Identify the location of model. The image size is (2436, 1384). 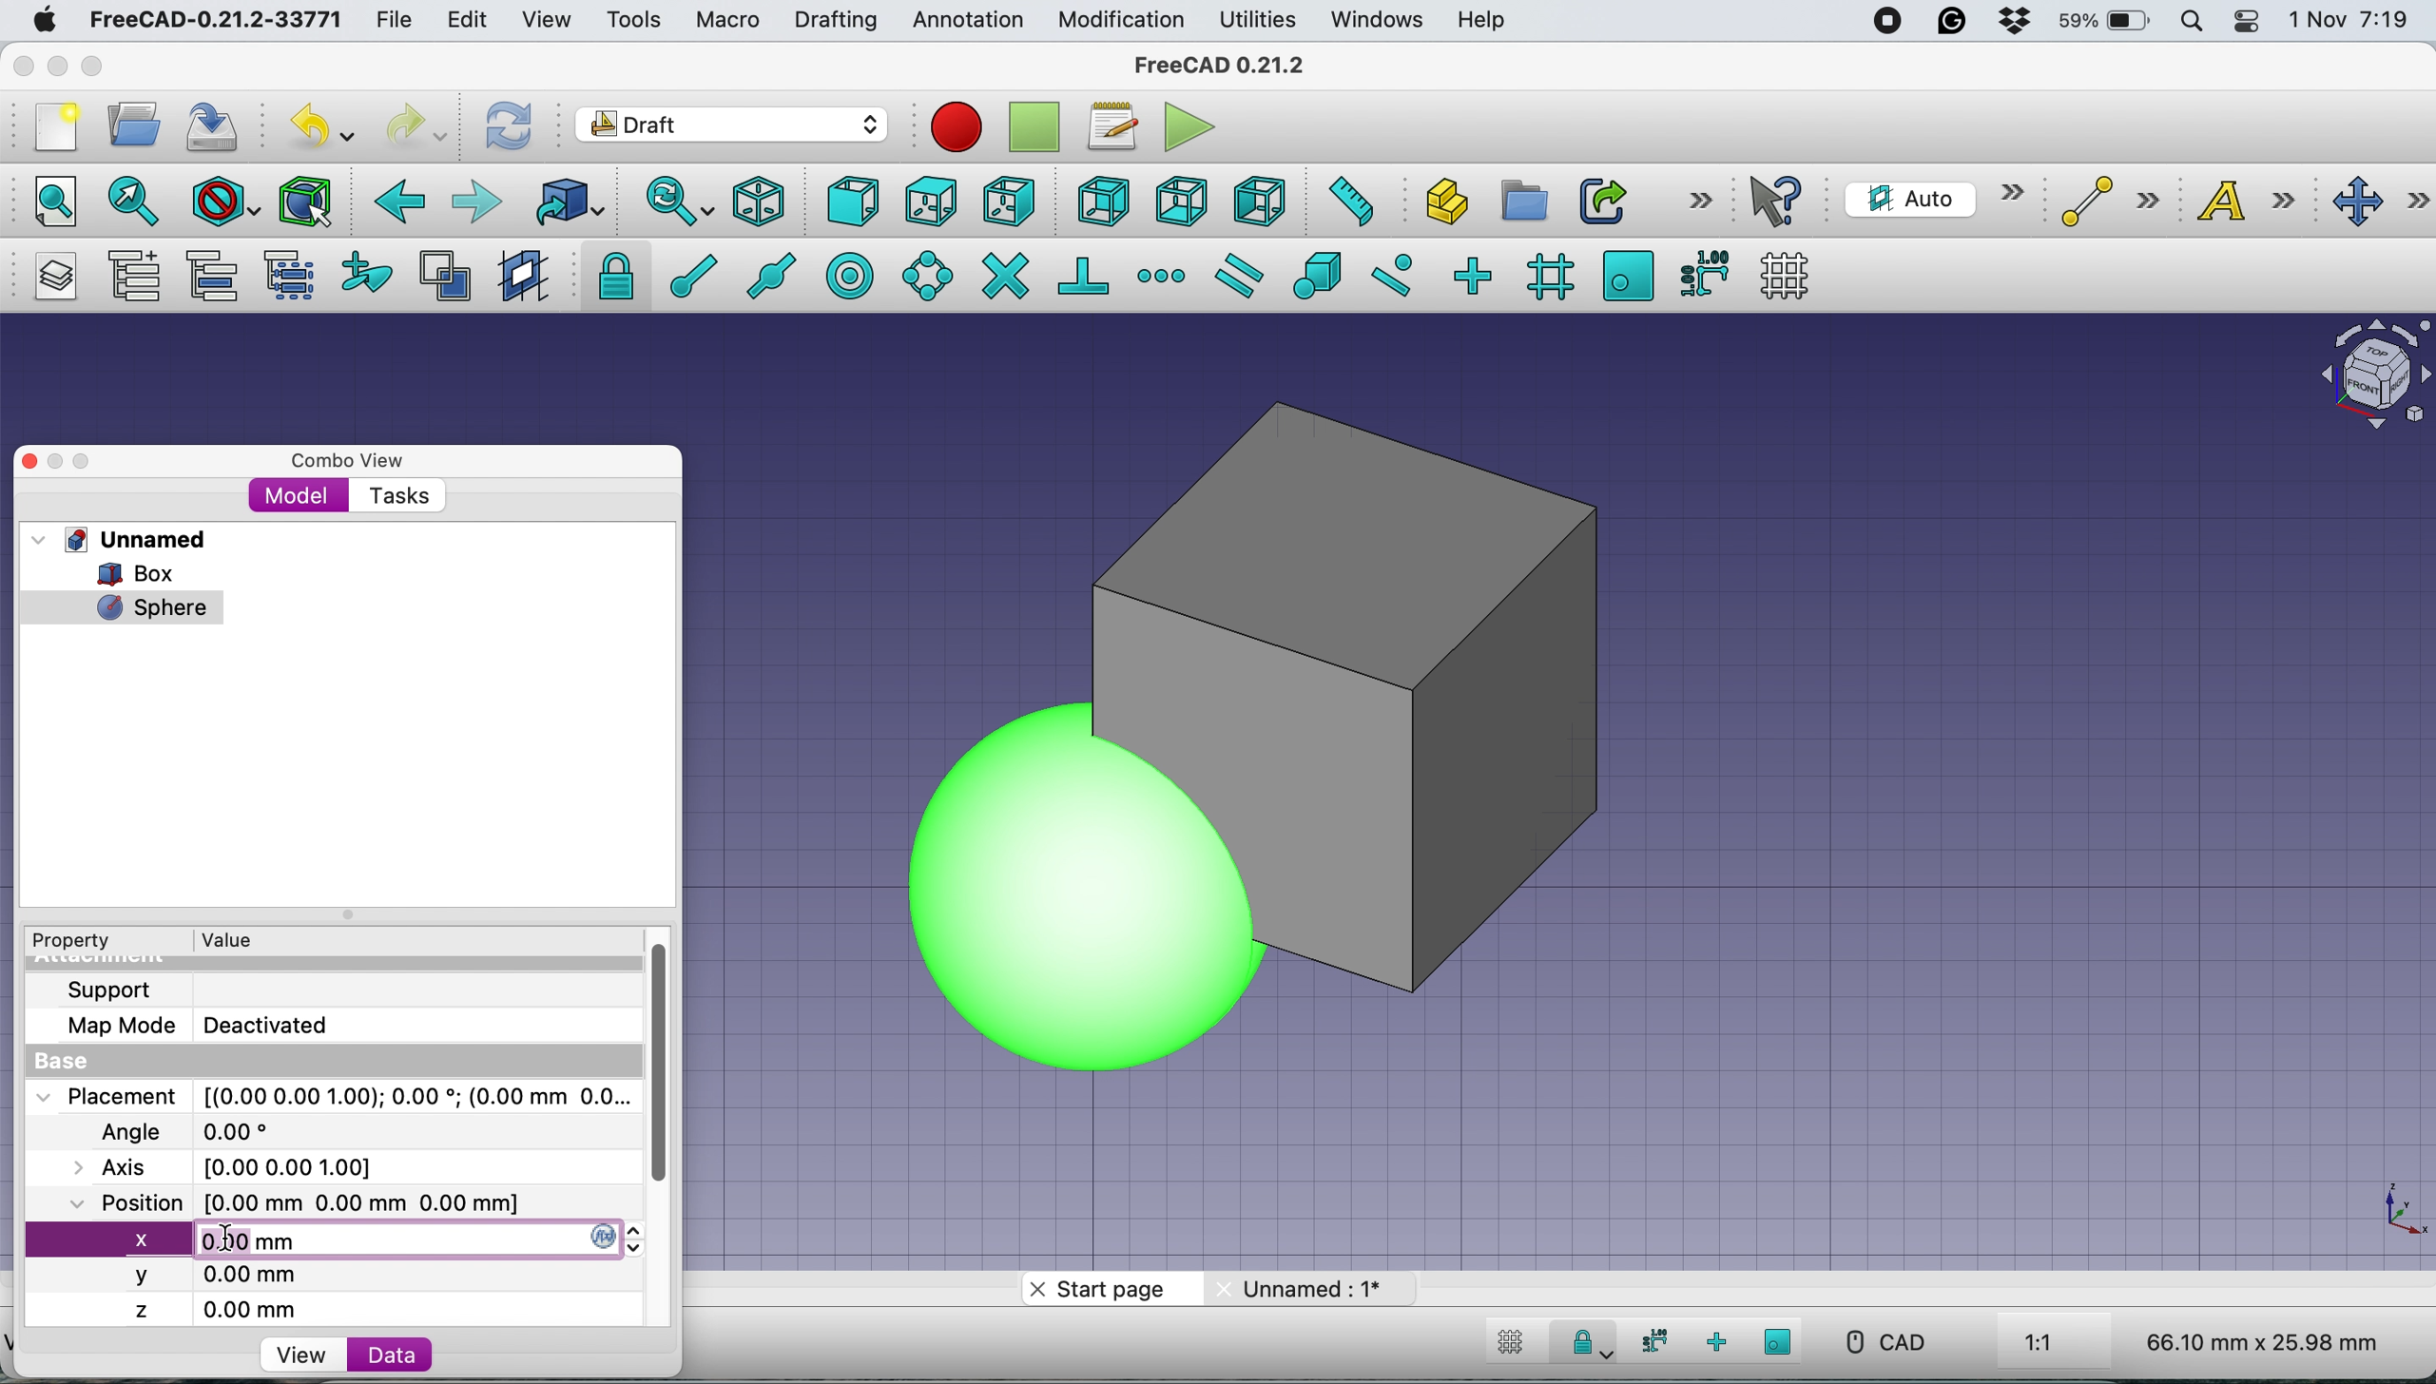
(299, 494).